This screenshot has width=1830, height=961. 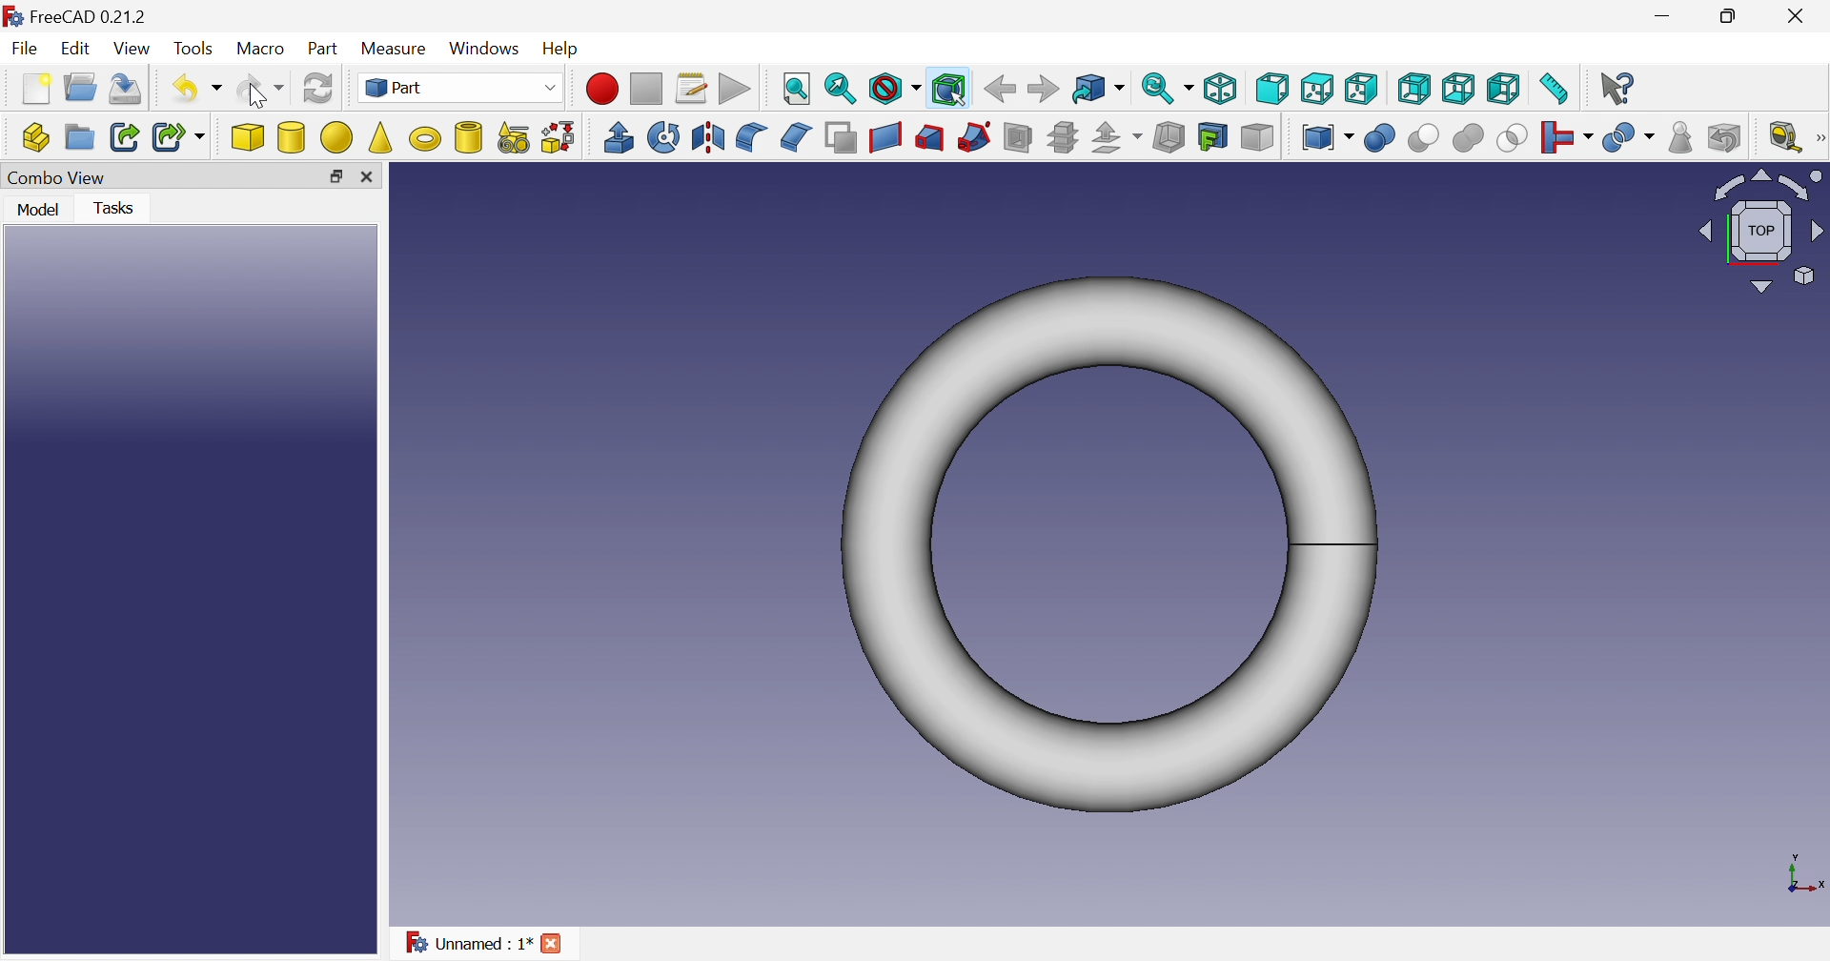 What do you see at coordinates (1681, 137) in the screenshot?
I see `Check geometry` at bounding box center [1681, 137].